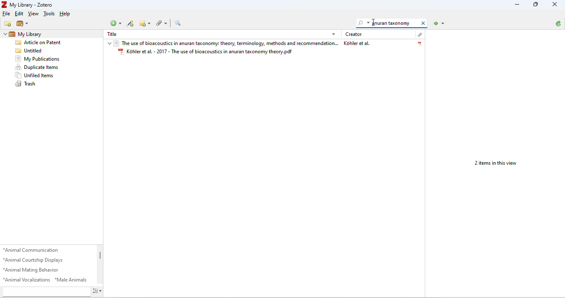 The image size is (565, 298). What do you see at coordinates (556, 4) in the screenshot?
I see `Close` at bounding box center [556, 4].